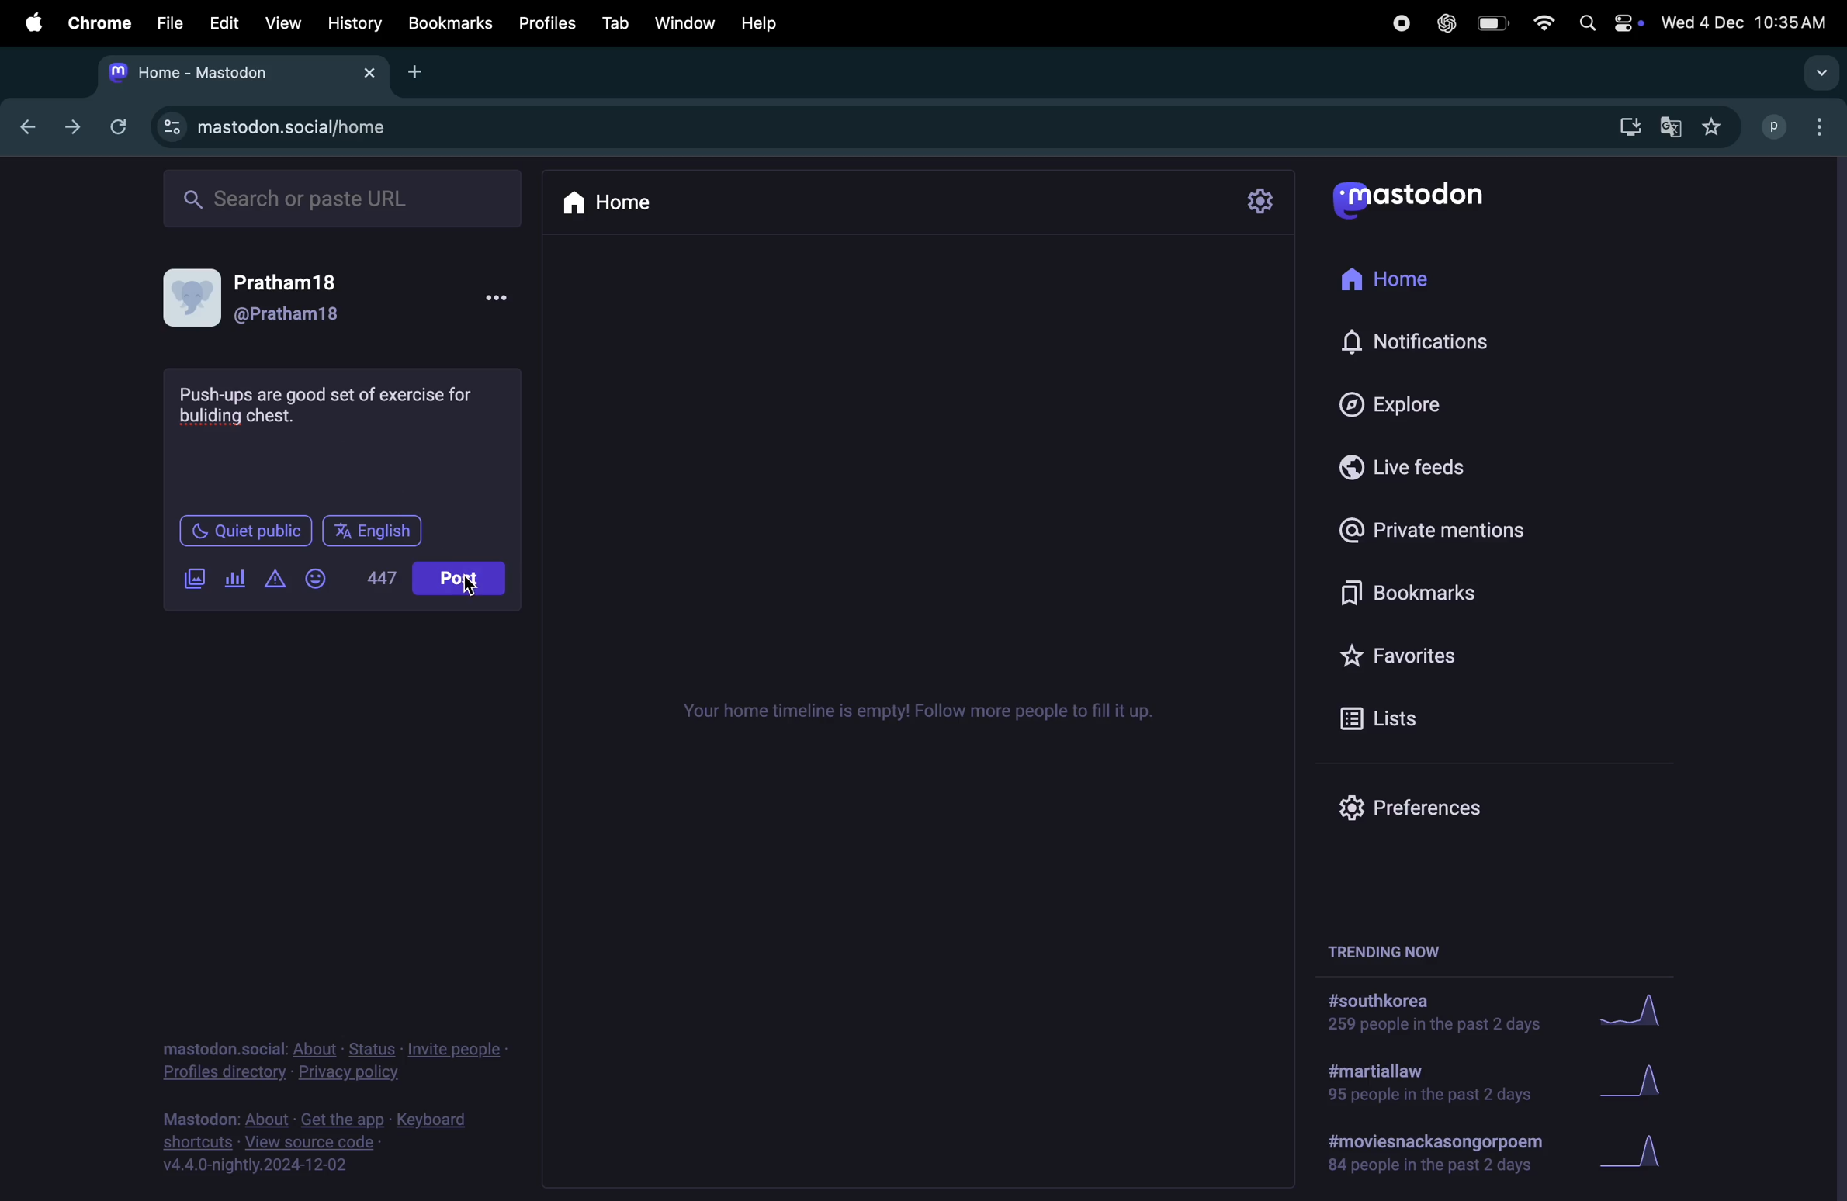 Image resolution: width=1847 pixels, height=1201 pixels. What do you see at coordinates (331, 1057) in the screenshot?
I see `privacy and policy` at bounding box center [331, 1057].